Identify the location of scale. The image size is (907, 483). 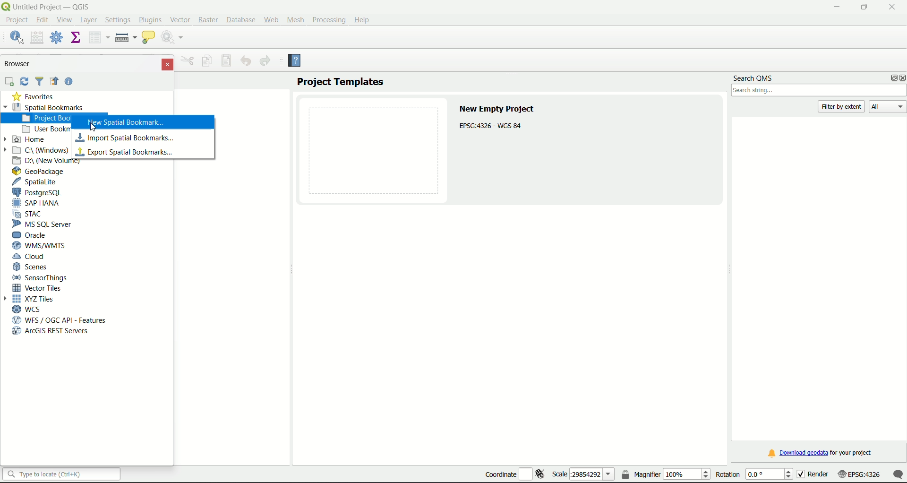
(876, 475).